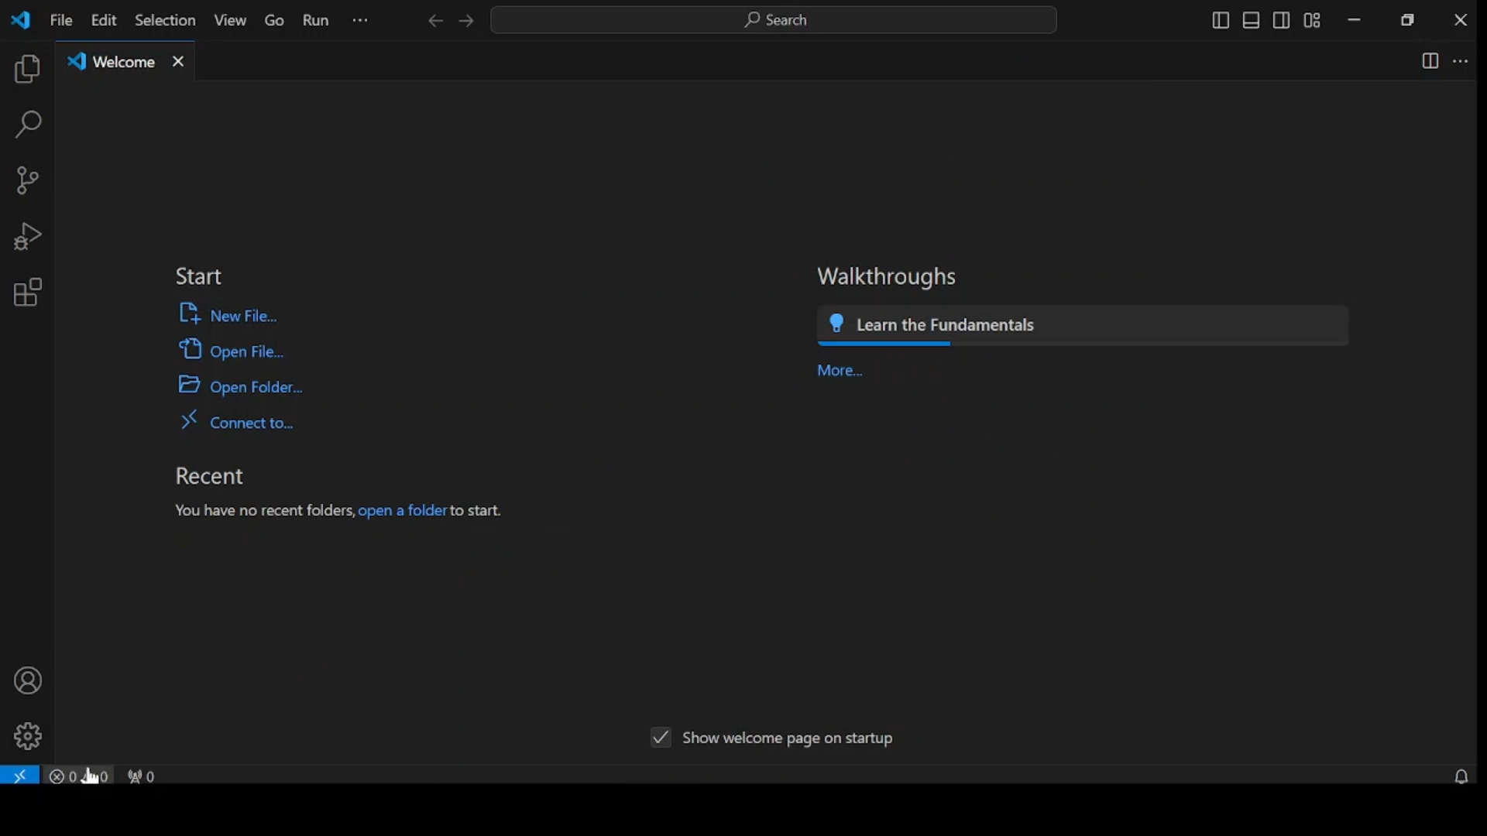 The height and width of the screenshot is (836, 1487). What do you see at coordinates (79, 776) in the screenshot?
I see `problems panel` at bounding box center [79, 776].